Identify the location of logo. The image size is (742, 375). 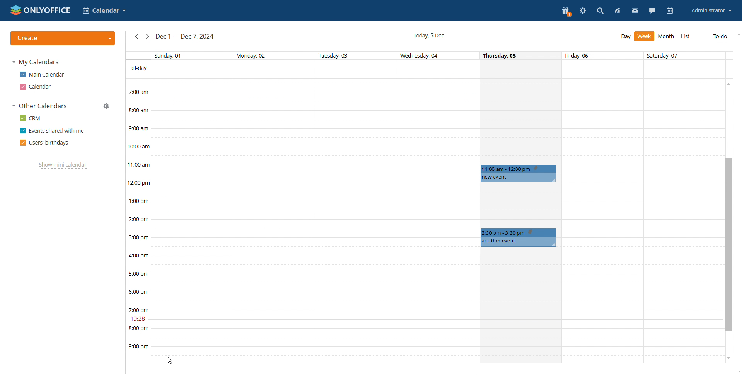
(41, 10).